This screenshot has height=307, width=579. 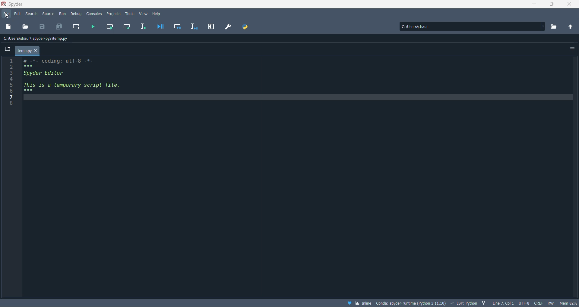 I want to click on options, so click(x=569, y=48).